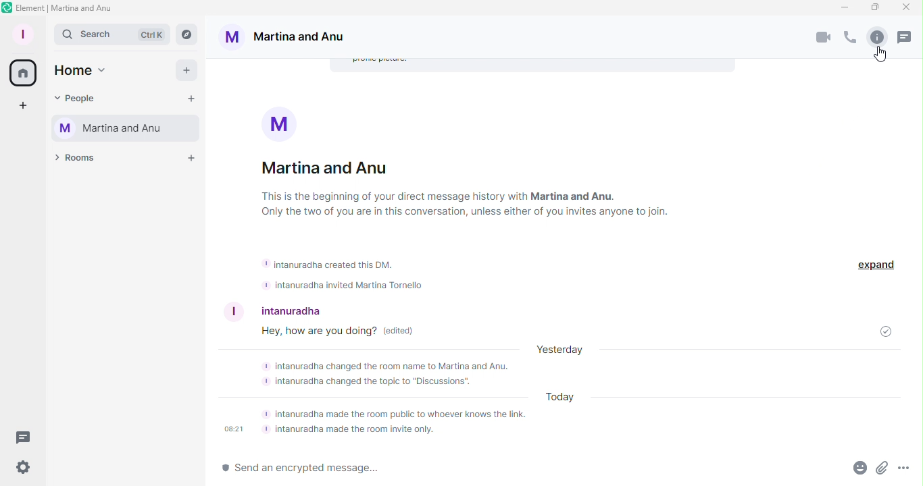  Describe the element at coordinates (293, 37) in the screenshot. I see `Martina and Anu` at that location.